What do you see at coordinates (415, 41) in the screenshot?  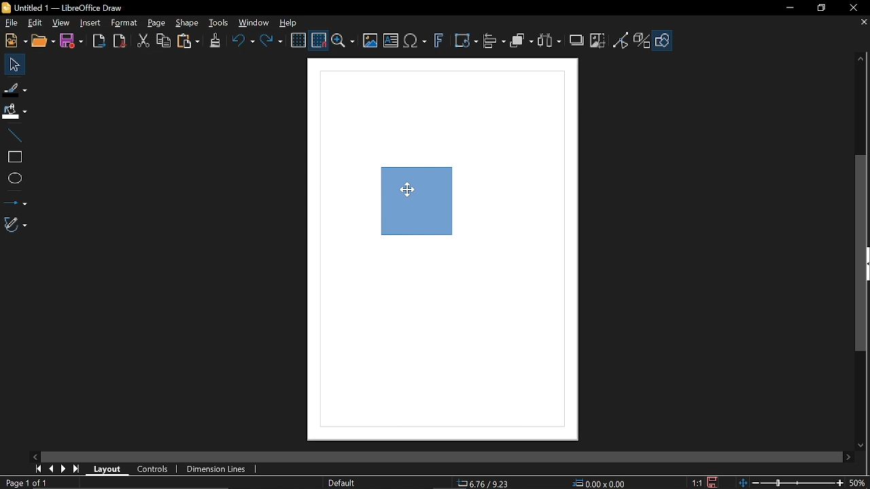 I see `Insert equation` at bounding box center [415, 41].